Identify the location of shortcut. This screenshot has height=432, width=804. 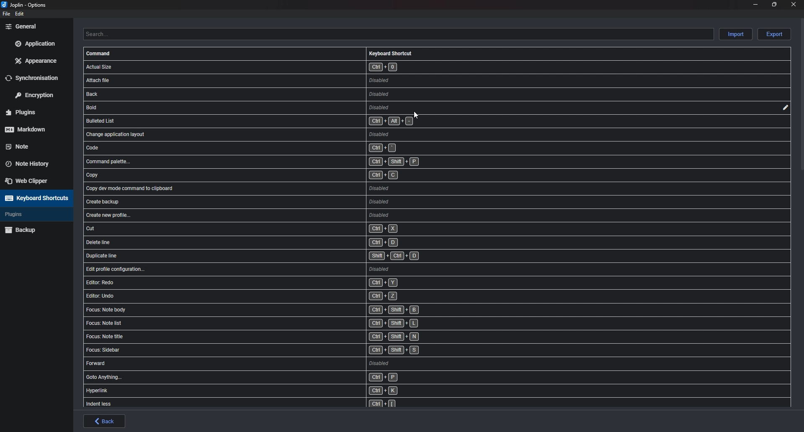
(278, 311).